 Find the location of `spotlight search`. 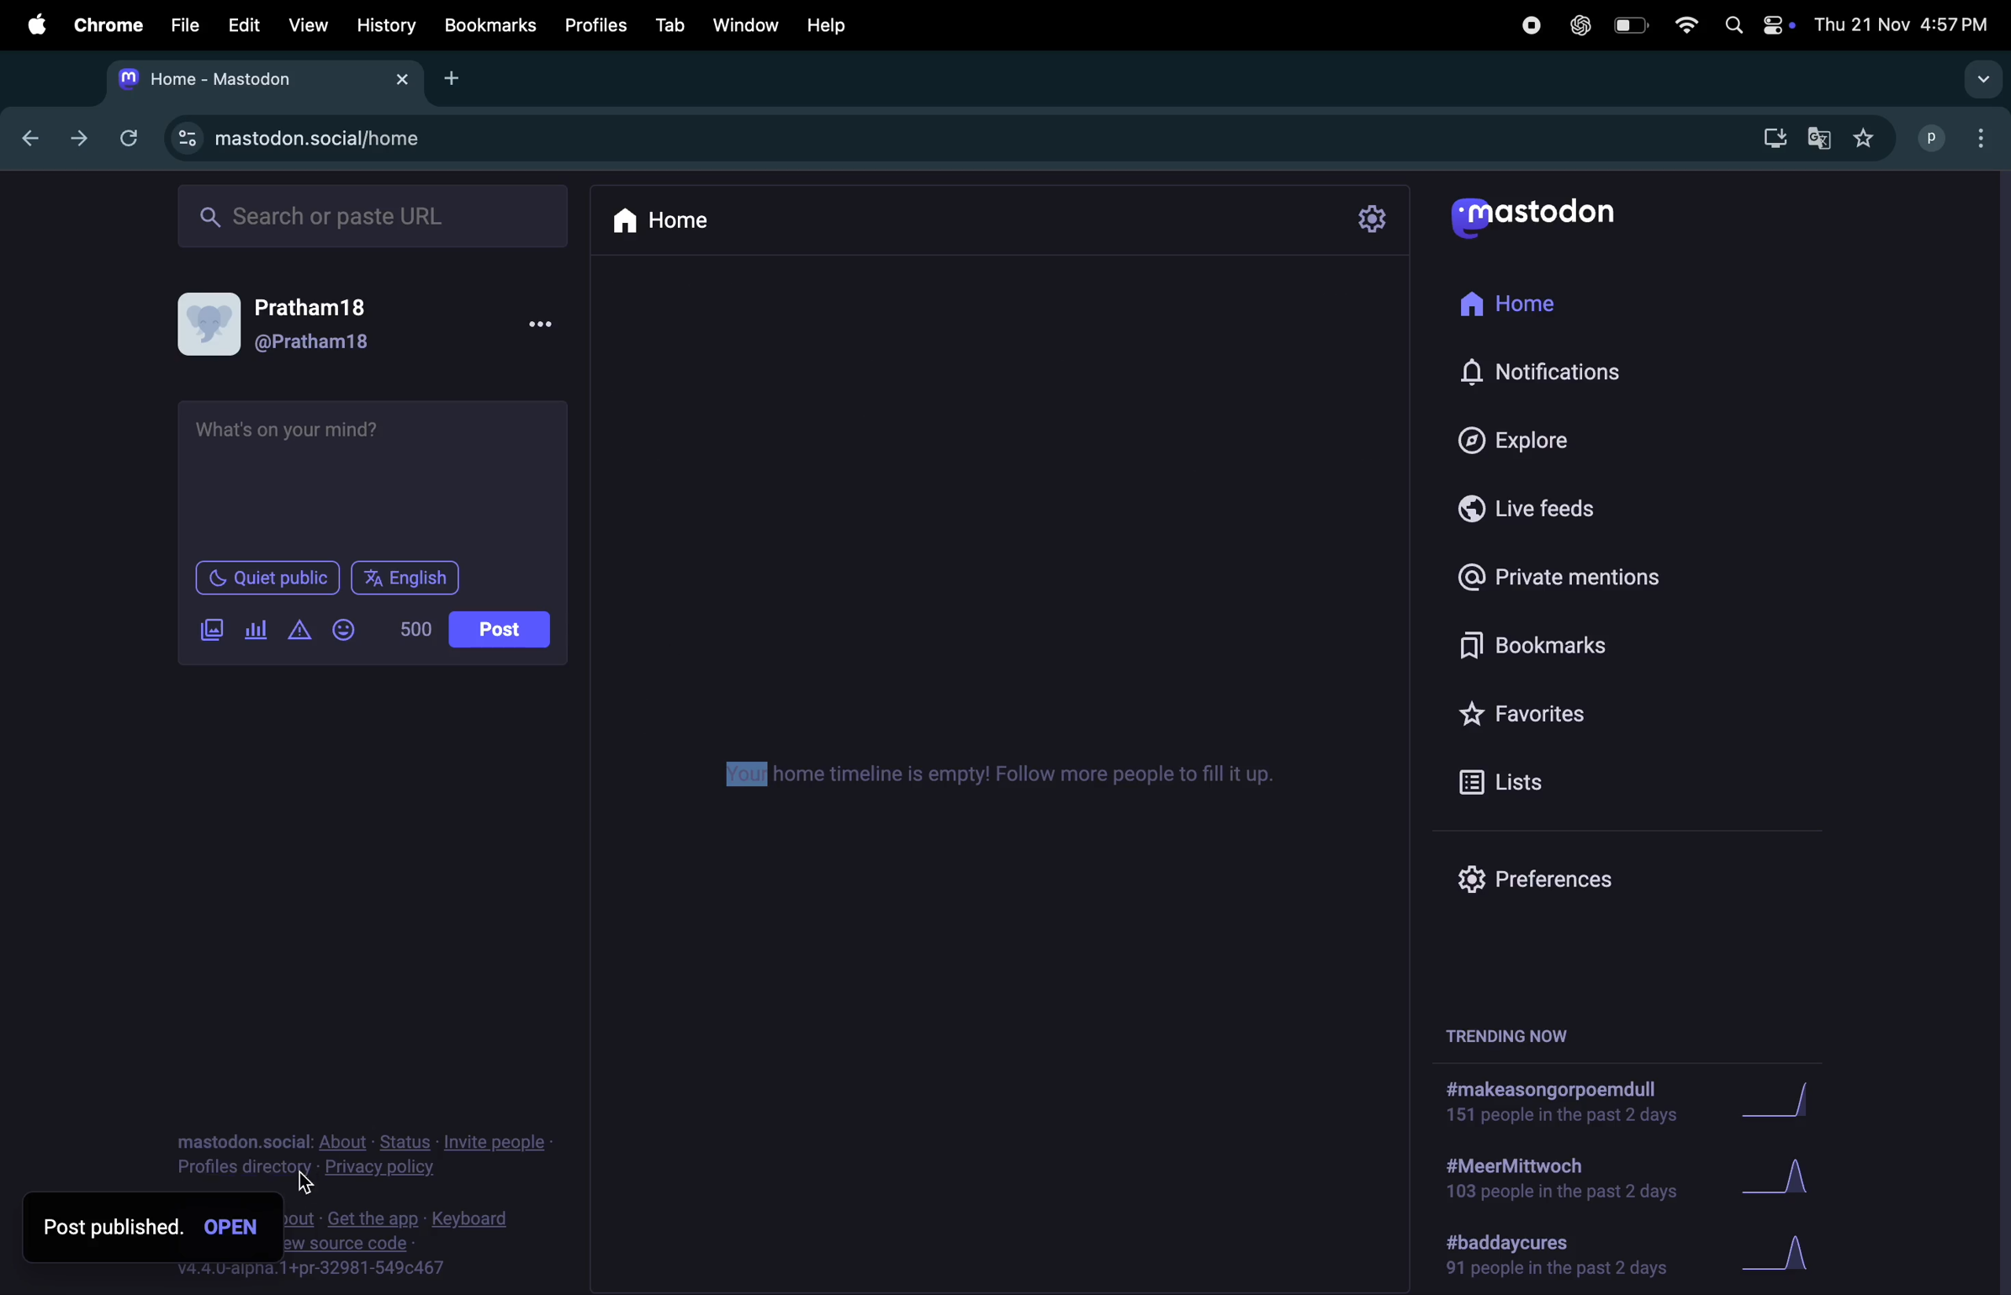

spotlight search is located at coordinates (1732, 26).